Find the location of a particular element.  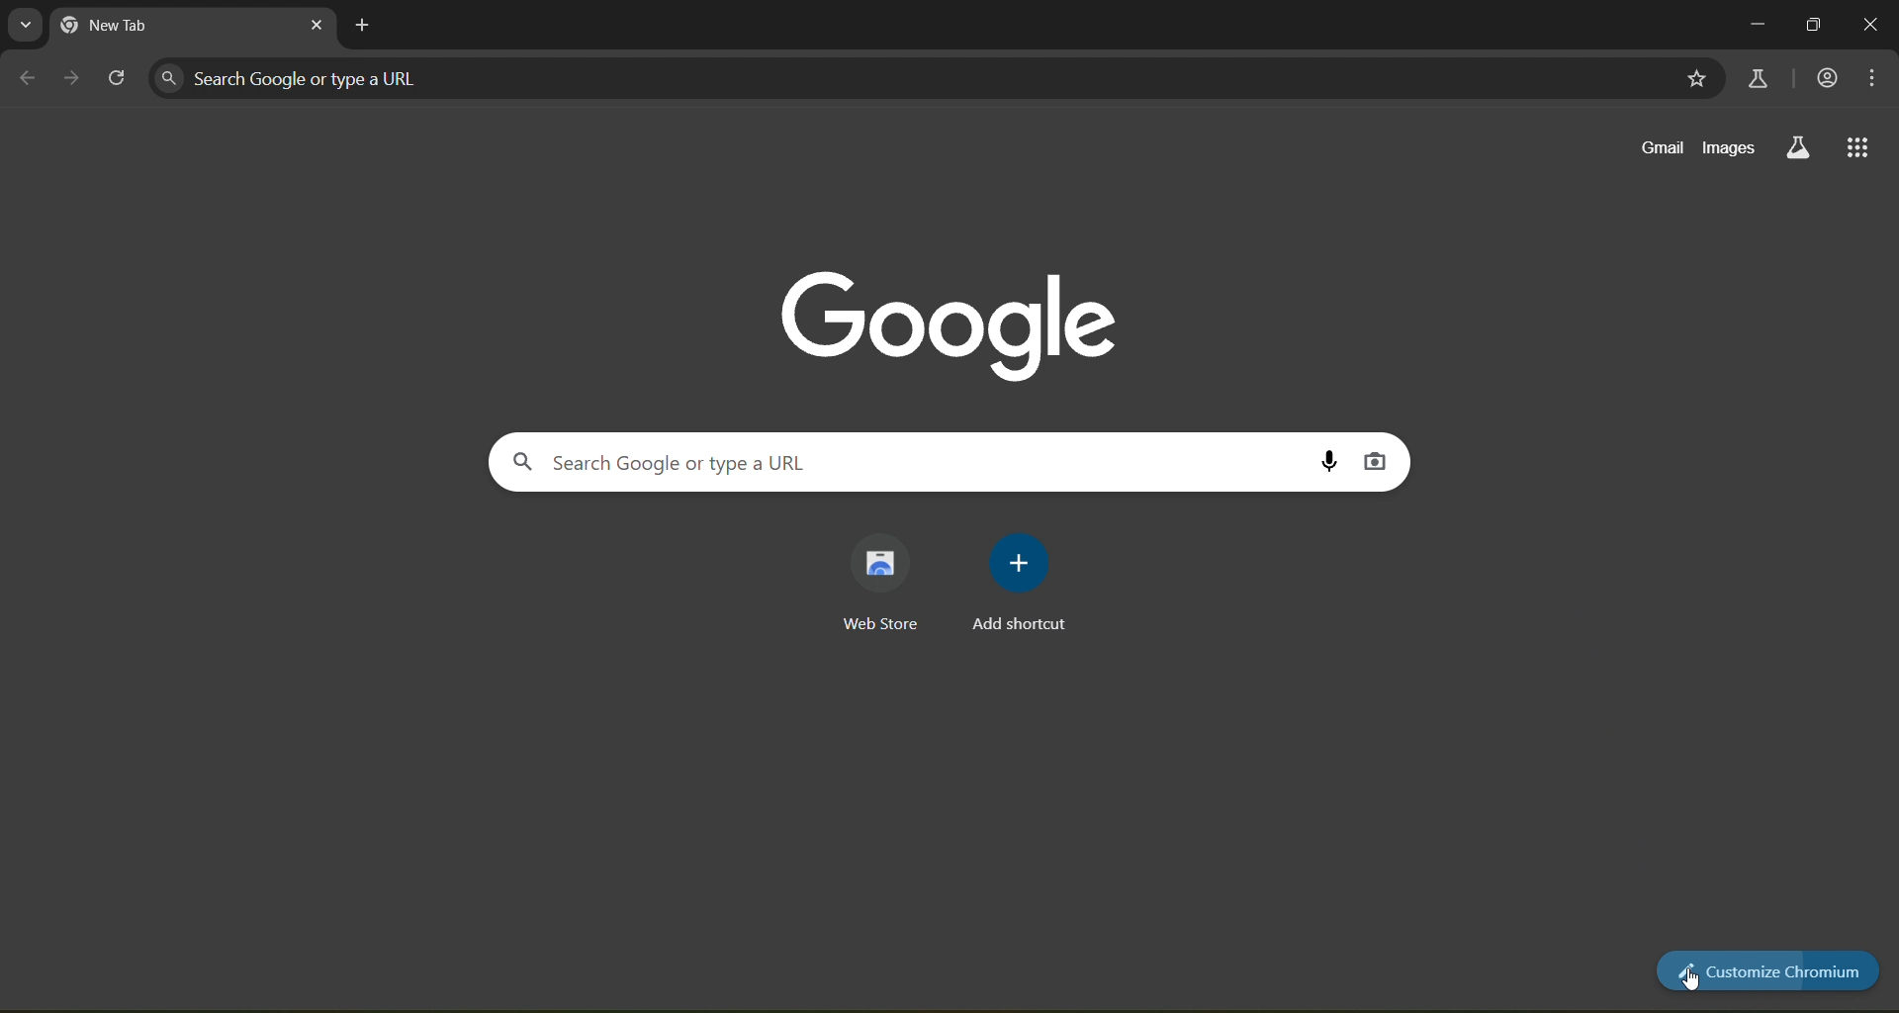

Google is located at coordinates (949, 320).